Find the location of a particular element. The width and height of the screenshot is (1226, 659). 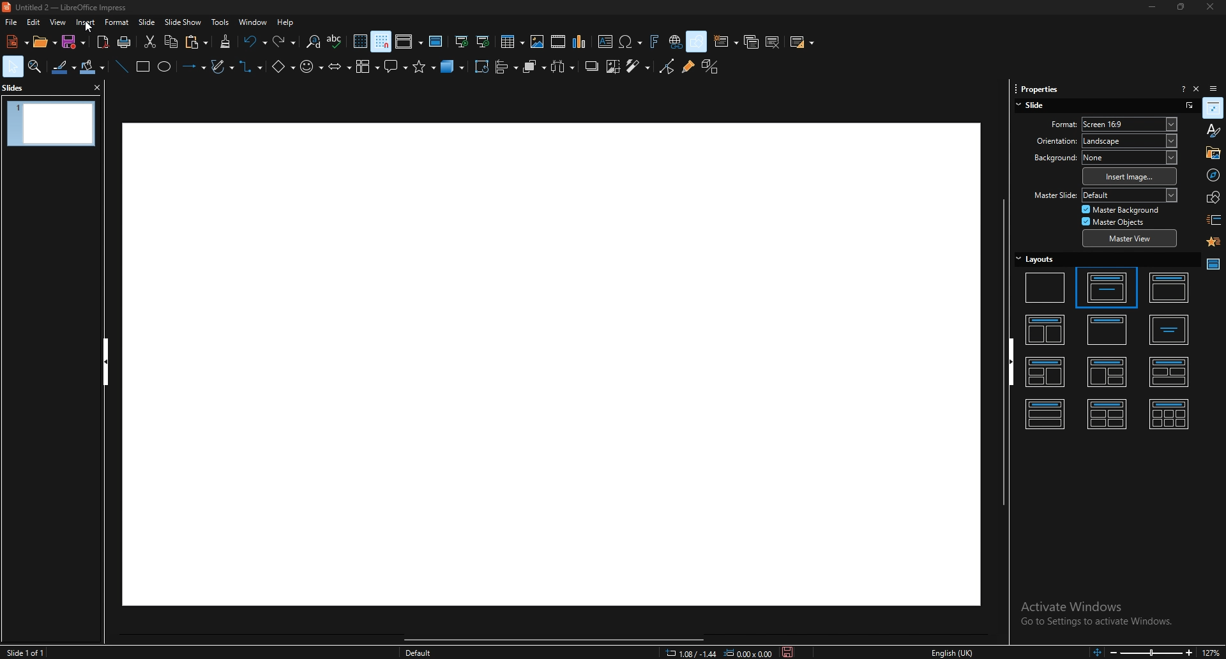

stars and banners is located at coordinates (426, 68).